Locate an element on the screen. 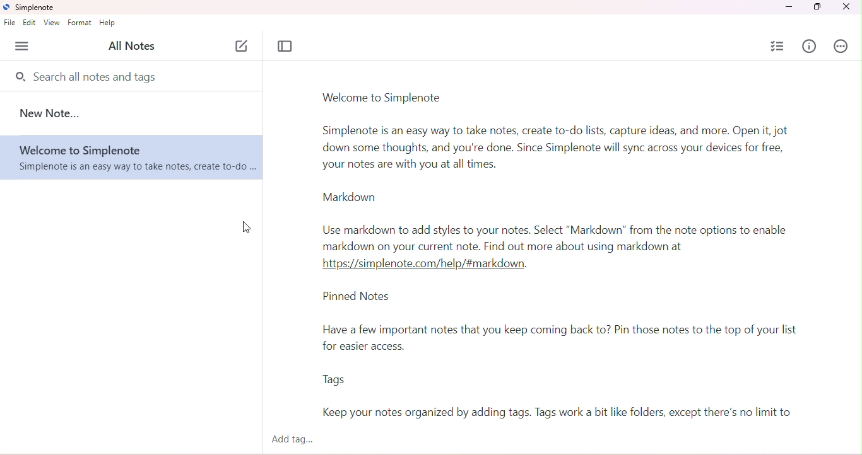 The width and height of the screenshot is (862, 455). tags is located at coordinates (334, 381).